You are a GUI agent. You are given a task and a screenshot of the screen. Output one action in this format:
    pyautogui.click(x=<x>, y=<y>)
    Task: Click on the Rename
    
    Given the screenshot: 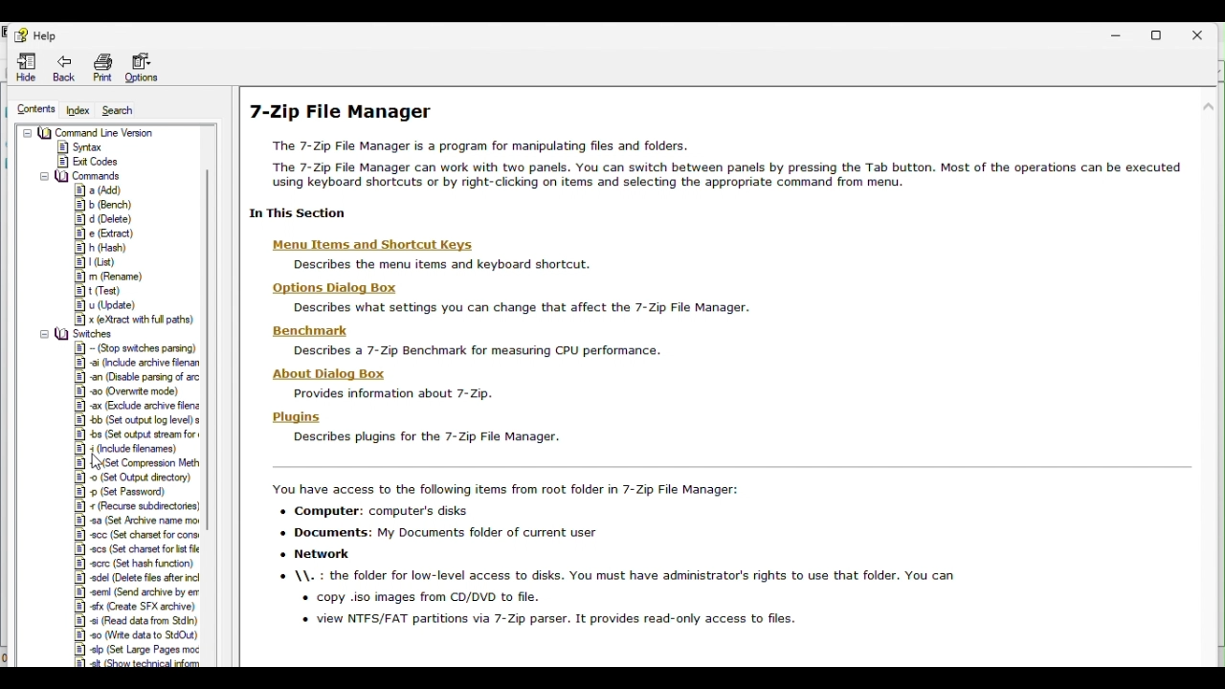 What is the action you would take?
    pyautogui.click(x=107, y=277)
    